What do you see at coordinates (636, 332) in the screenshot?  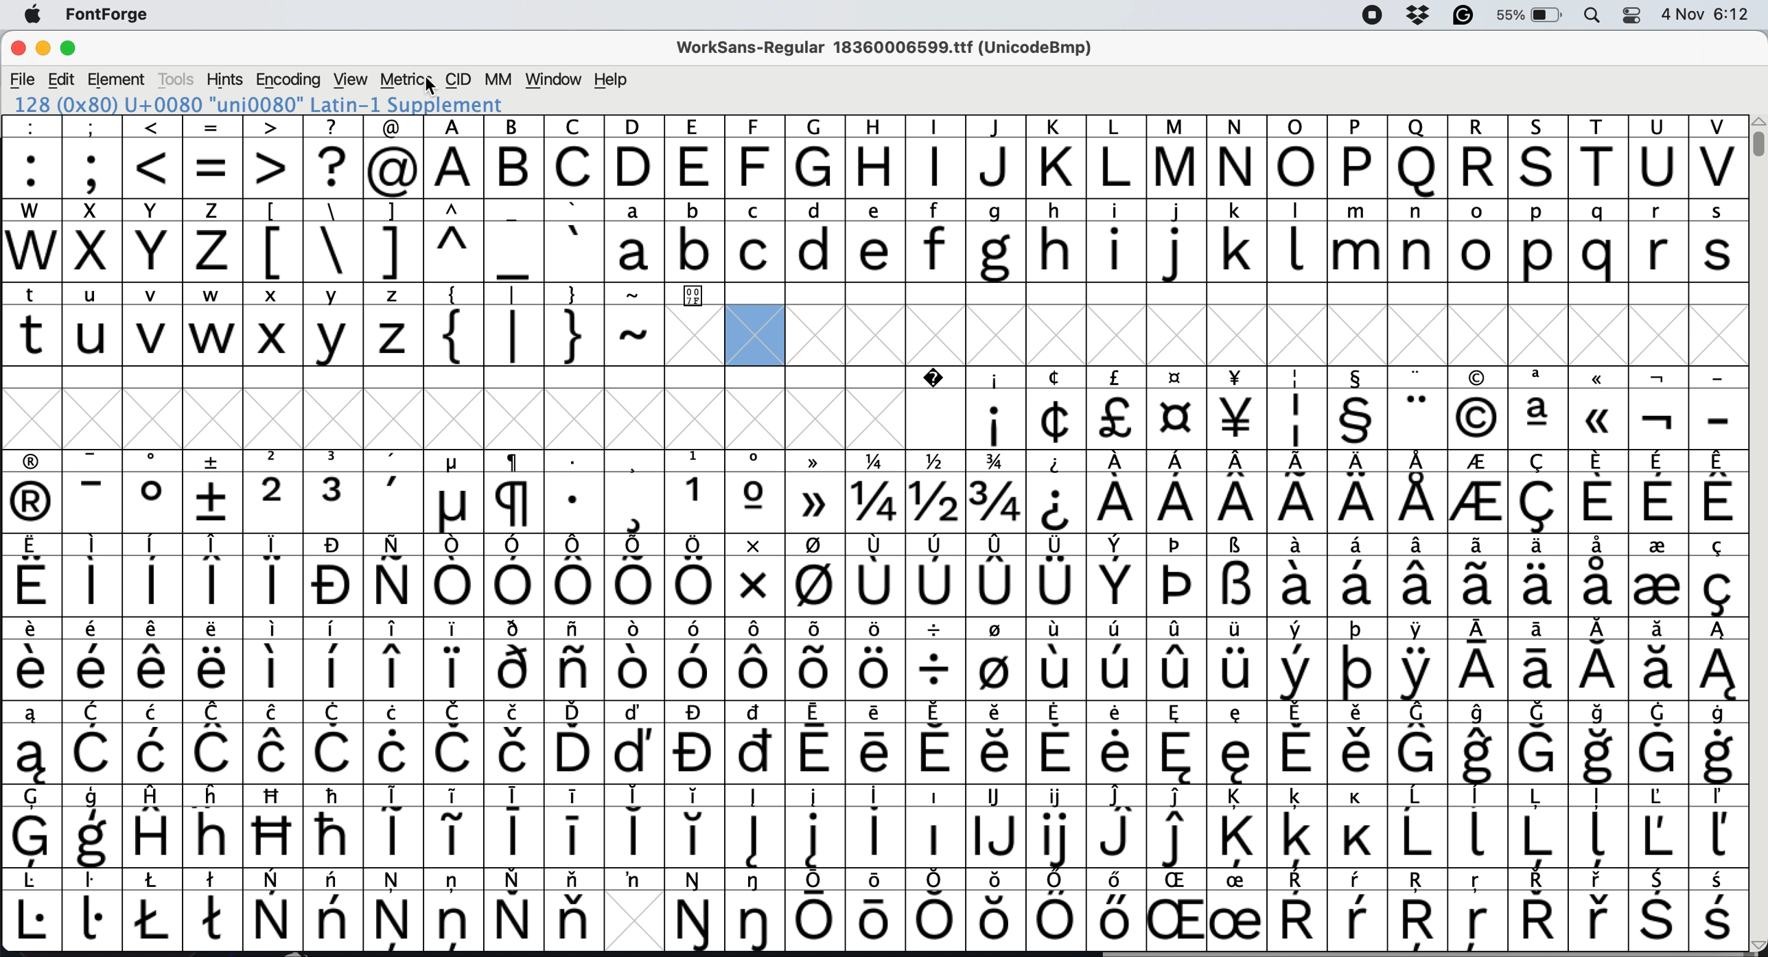 I see `~` at bounding box center [636, 332].